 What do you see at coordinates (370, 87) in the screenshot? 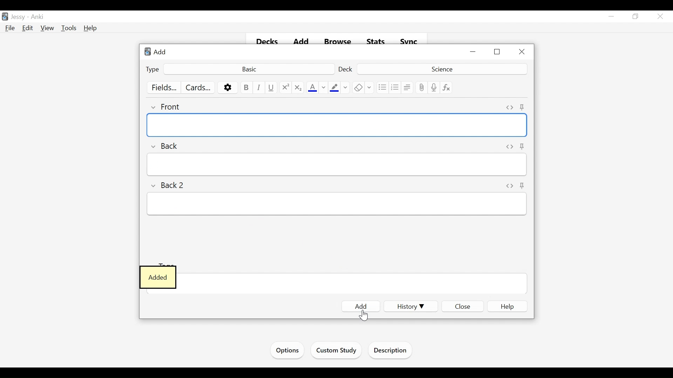
I see `Change color` at bounding box center [370, 87].